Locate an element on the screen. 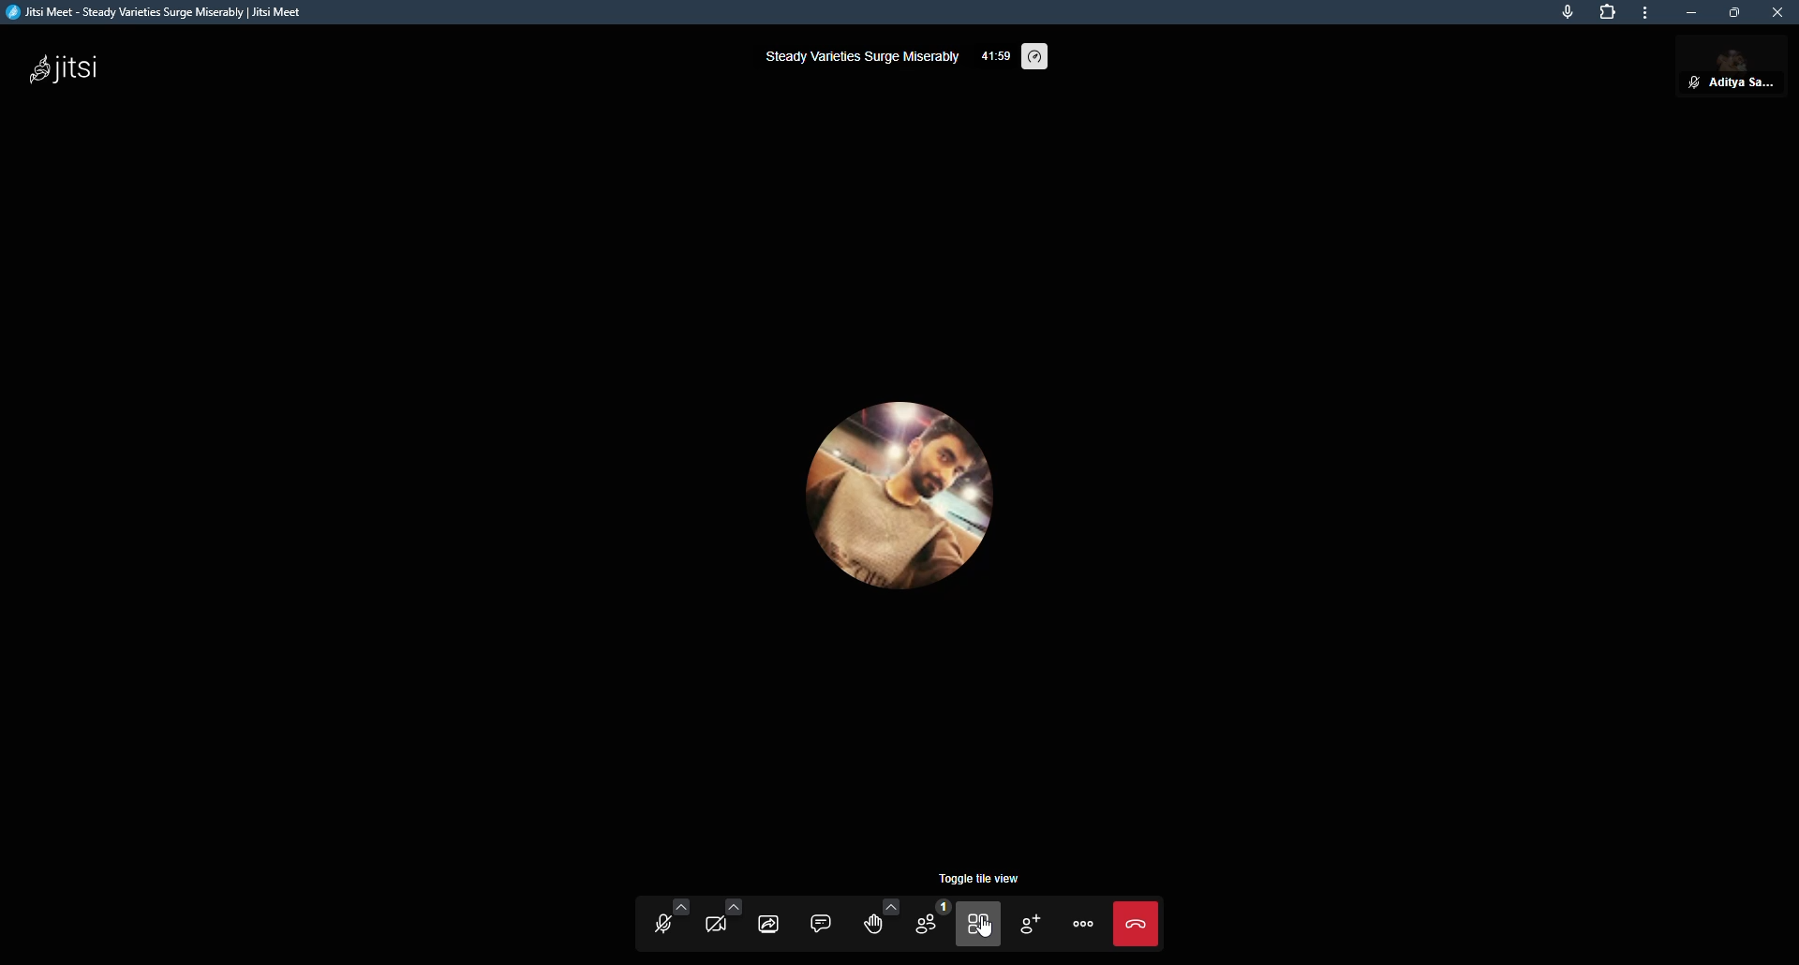 The image size is (1799, 965). share screen is located at coordinates (771, 924).